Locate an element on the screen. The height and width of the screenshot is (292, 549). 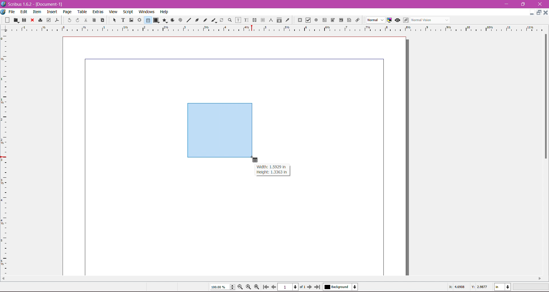
Open is located at coordinates (17, 20).